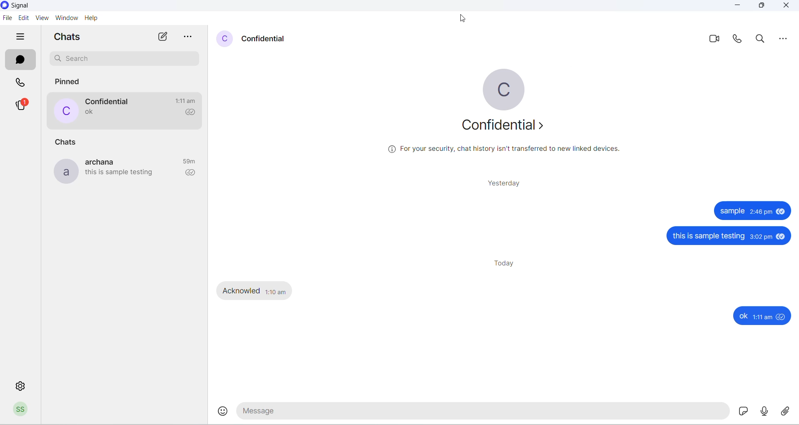 The height and width of the screenshot is (425, 799). I want to click on help, so click(91, 17).